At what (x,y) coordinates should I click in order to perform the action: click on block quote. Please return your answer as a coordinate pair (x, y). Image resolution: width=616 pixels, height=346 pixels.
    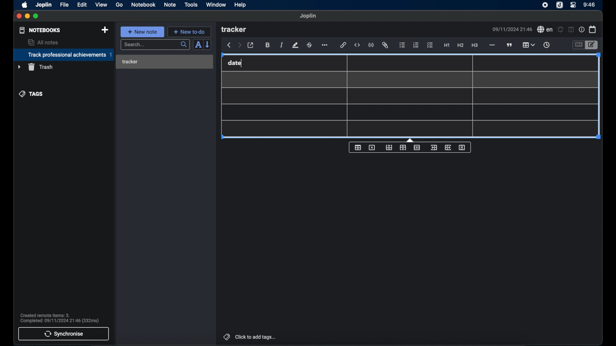
    Looking at the image, I should click on (510, 45).